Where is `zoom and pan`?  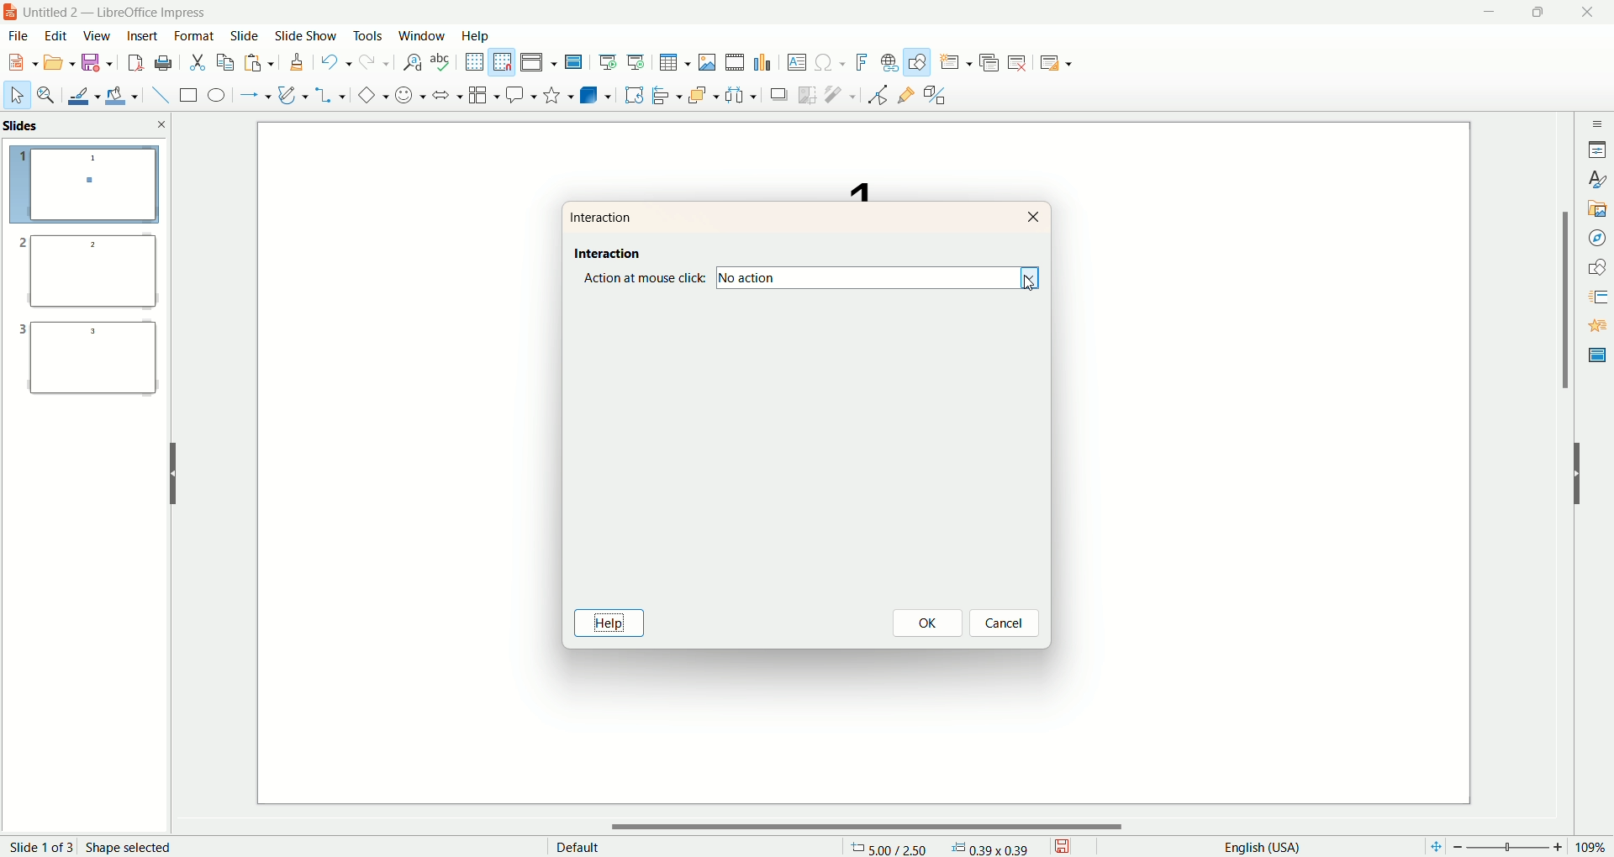 zoom and pan is located at coordinates (45, 96).